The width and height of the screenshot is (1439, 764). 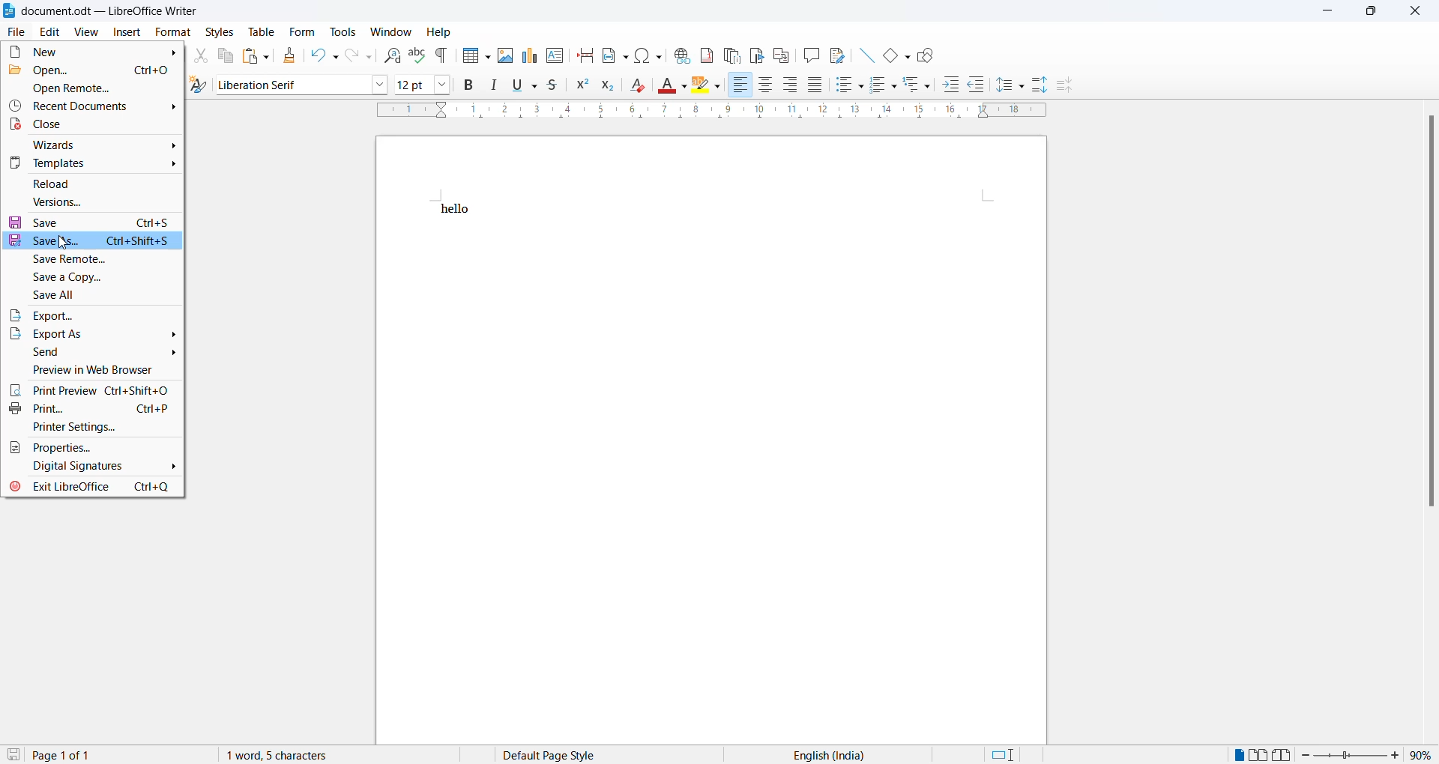 What do you see at coordinates (301, 31) in the screenshot?
I see `form` at bounding box center [301, 31].